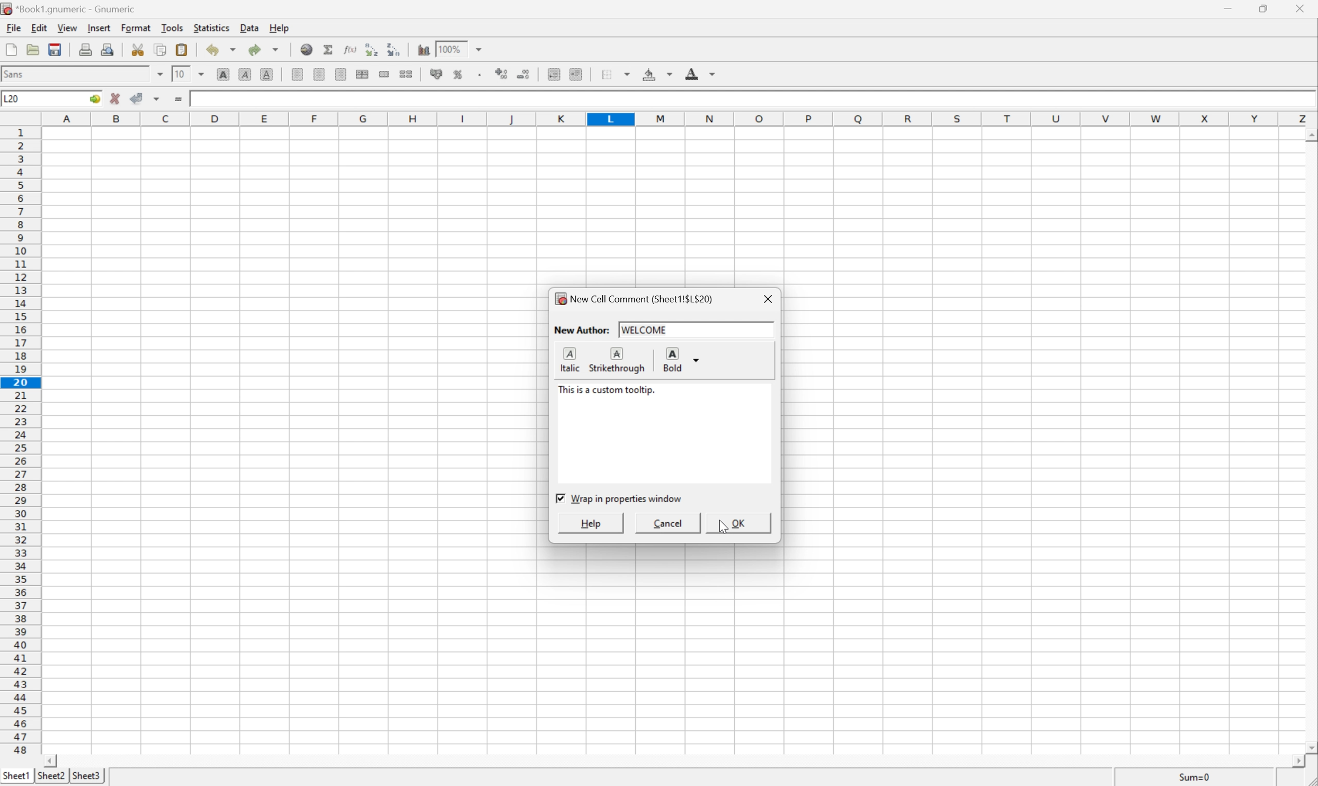 The width and height of the screenshot is (1318, 786). I want to click on Copy selection, so click(161, 50).